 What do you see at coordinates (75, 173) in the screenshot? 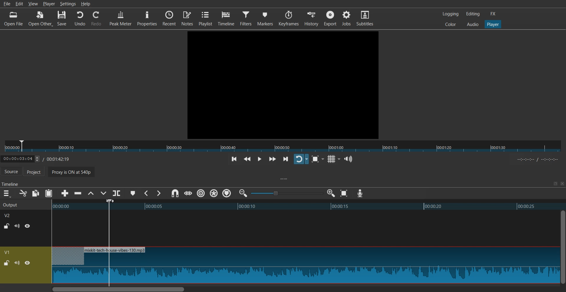
I see `Proxy is ON at 540p` at bounding box center [75, 173].